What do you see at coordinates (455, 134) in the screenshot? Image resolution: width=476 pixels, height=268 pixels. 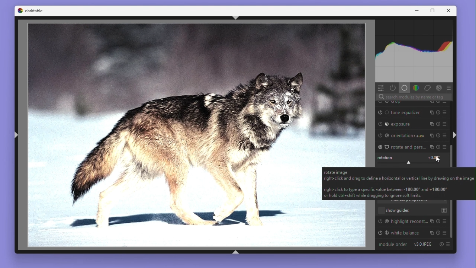 I see `Shift + ctrl + r` at bounding box center [455, 134].